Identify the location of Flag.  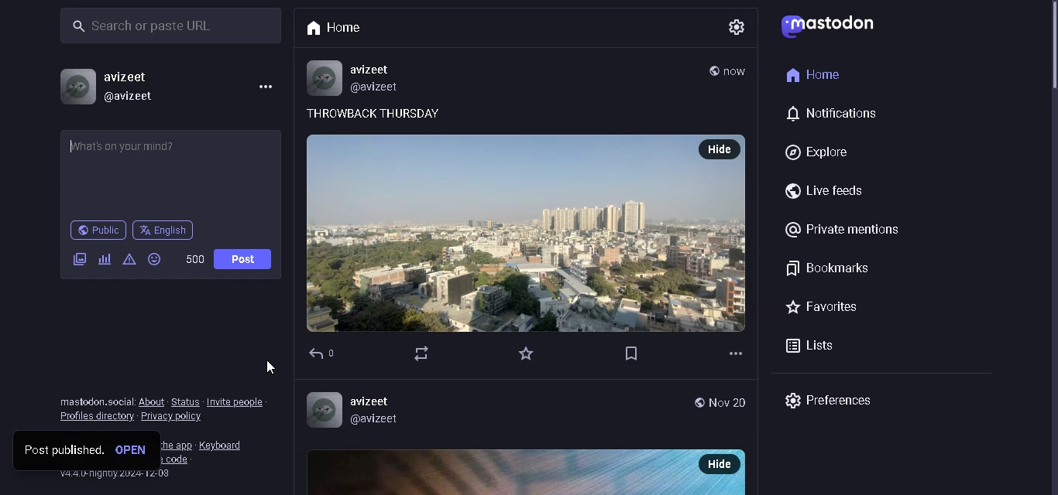
(635, 354).